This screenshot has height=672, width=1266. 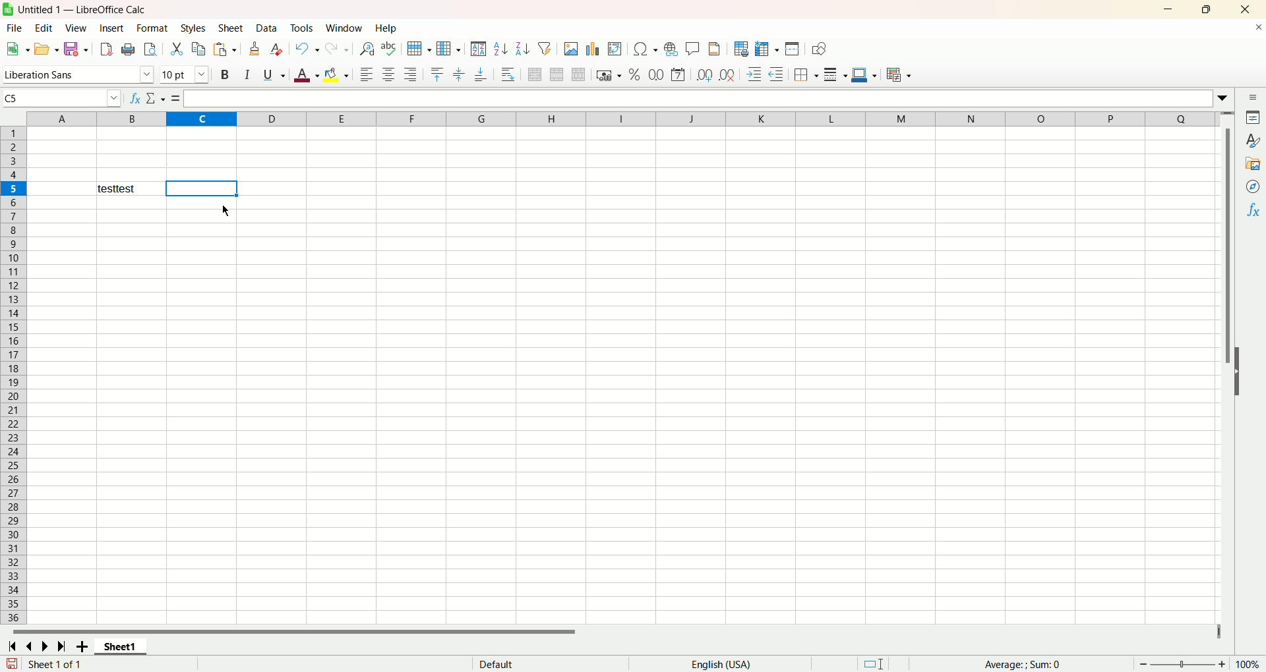 I want to click on language, so click(x=721, y=663).